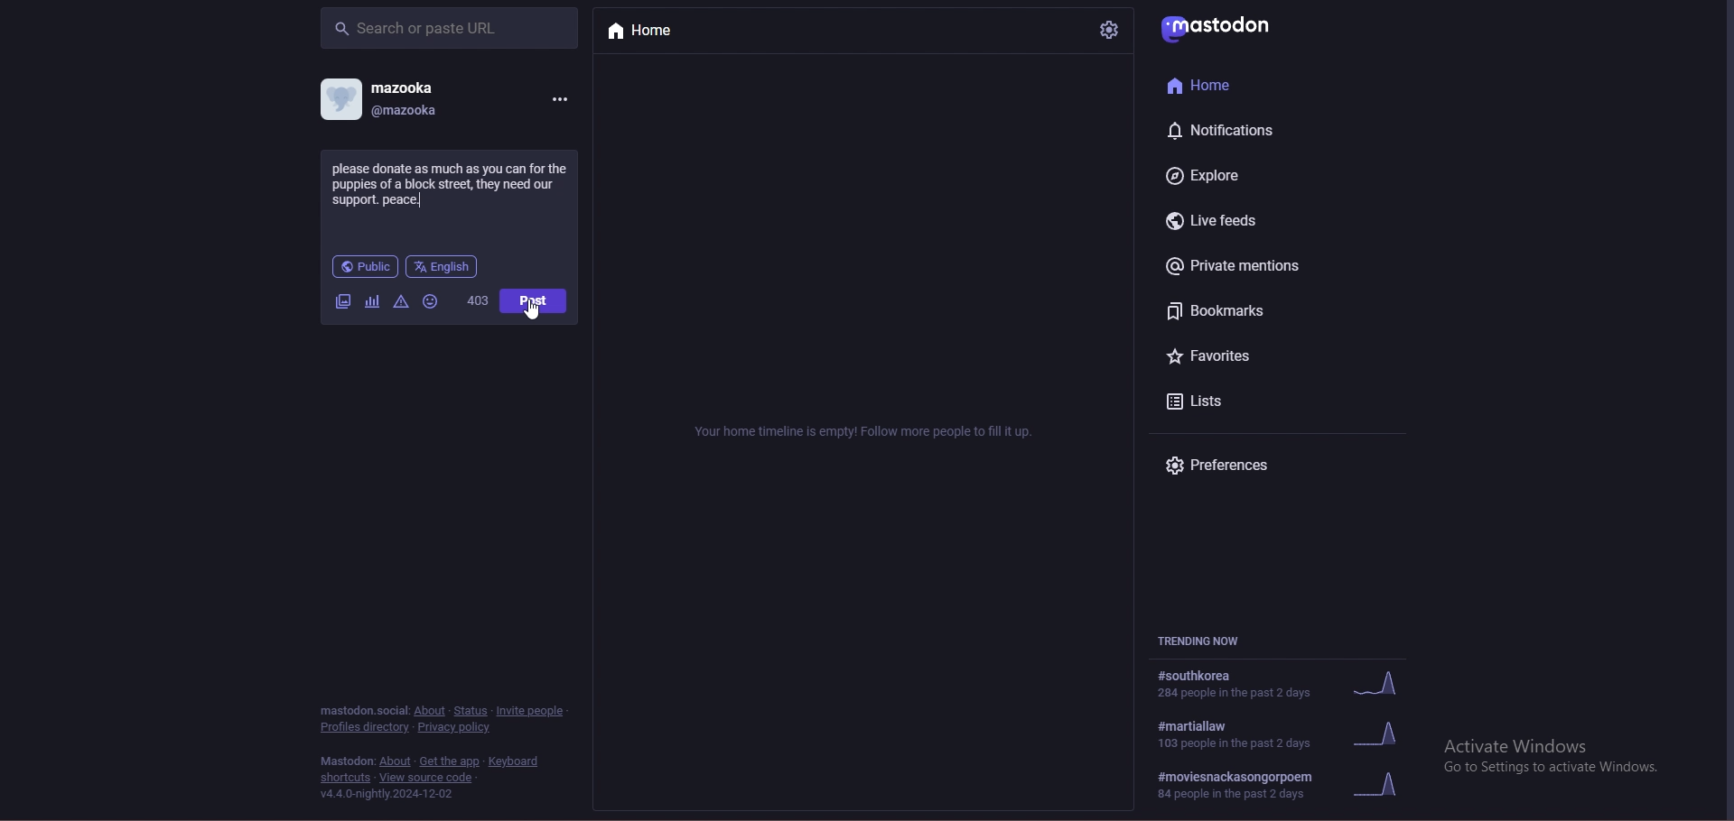  Describe the element at coordinates (1265, 462) in the screenshot. I see `preferences` at that location.